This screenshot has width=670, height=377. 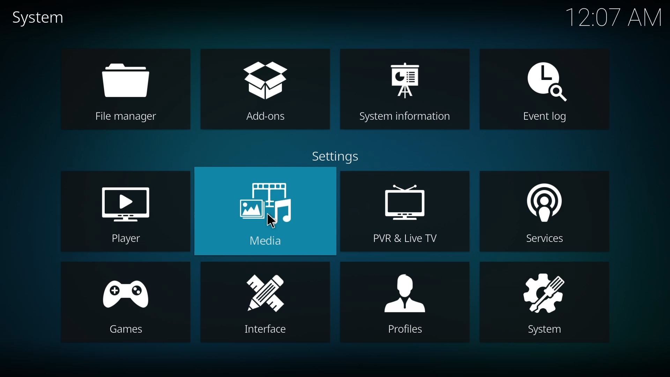 What do you see at coordinates (544, 89) in the screenshot?
I see `event log` at bounding box center [544, 89].